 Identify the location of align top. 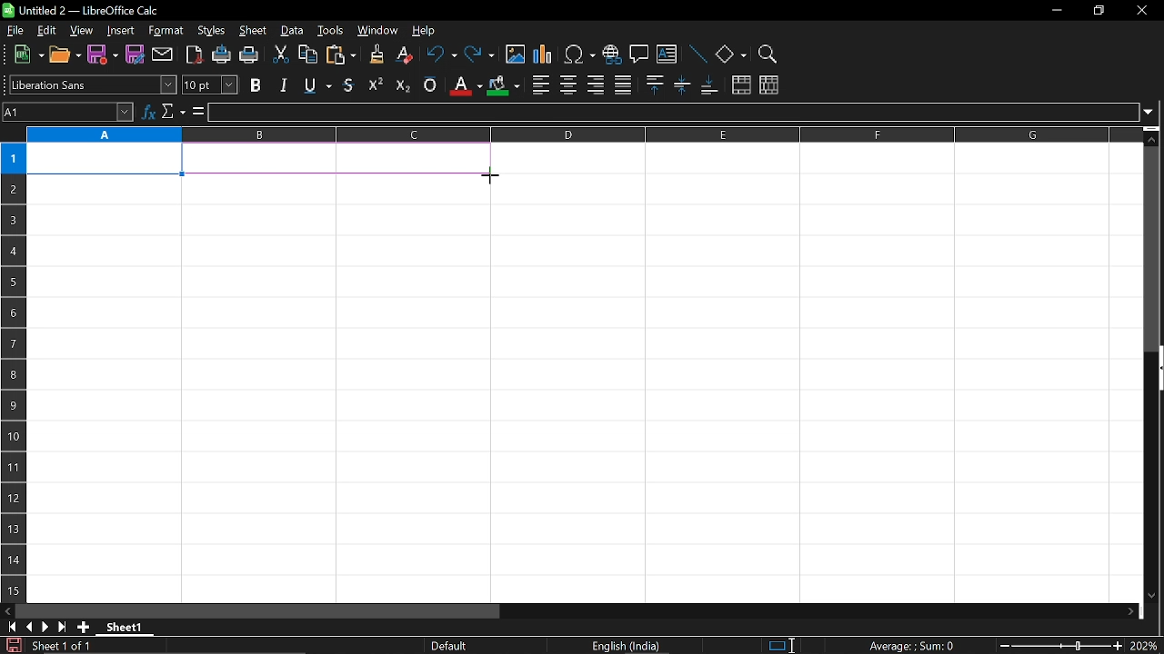
(654, 85).